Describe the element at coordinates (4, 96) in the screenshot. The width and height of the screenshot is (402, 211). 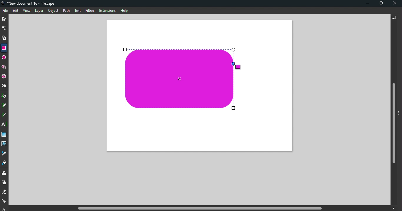
I see `Pen tool` at that location.